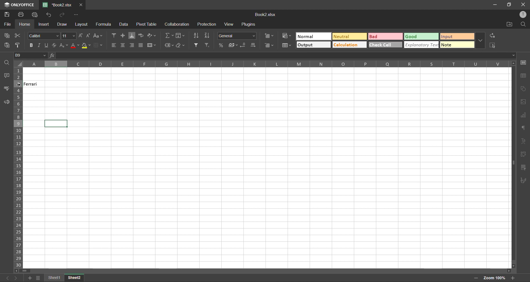 Image resolution: width=530 pixels, height=282 pixels. I want to click on maximize, so click(509, 5).